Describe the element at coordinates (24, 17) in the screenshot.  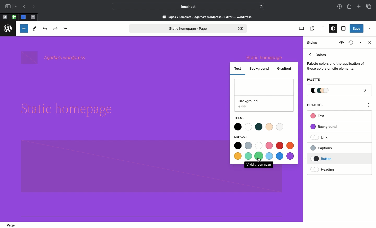
I see `Pinned tab` at that location.